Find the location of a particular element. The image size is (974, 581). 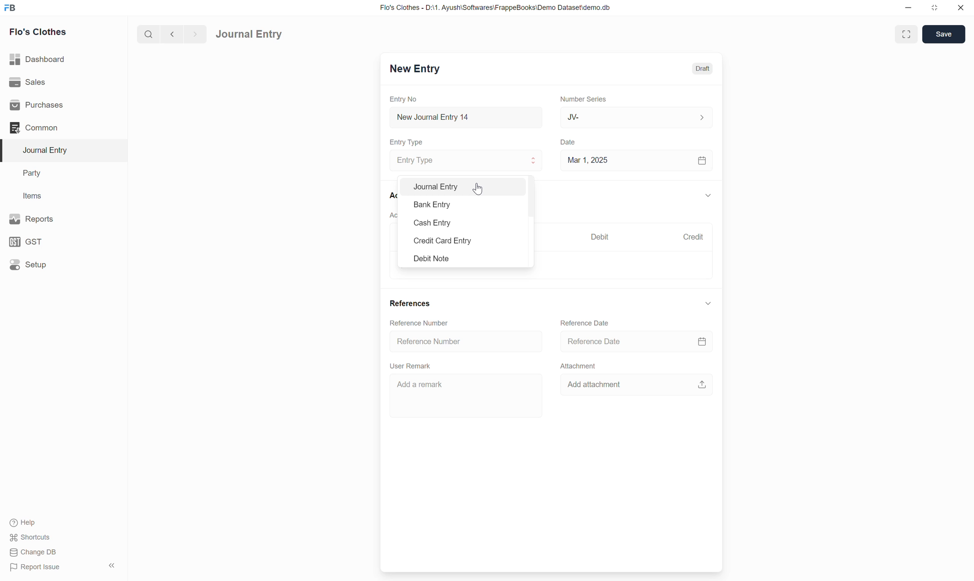

Date is located at coordinates (570, 143).